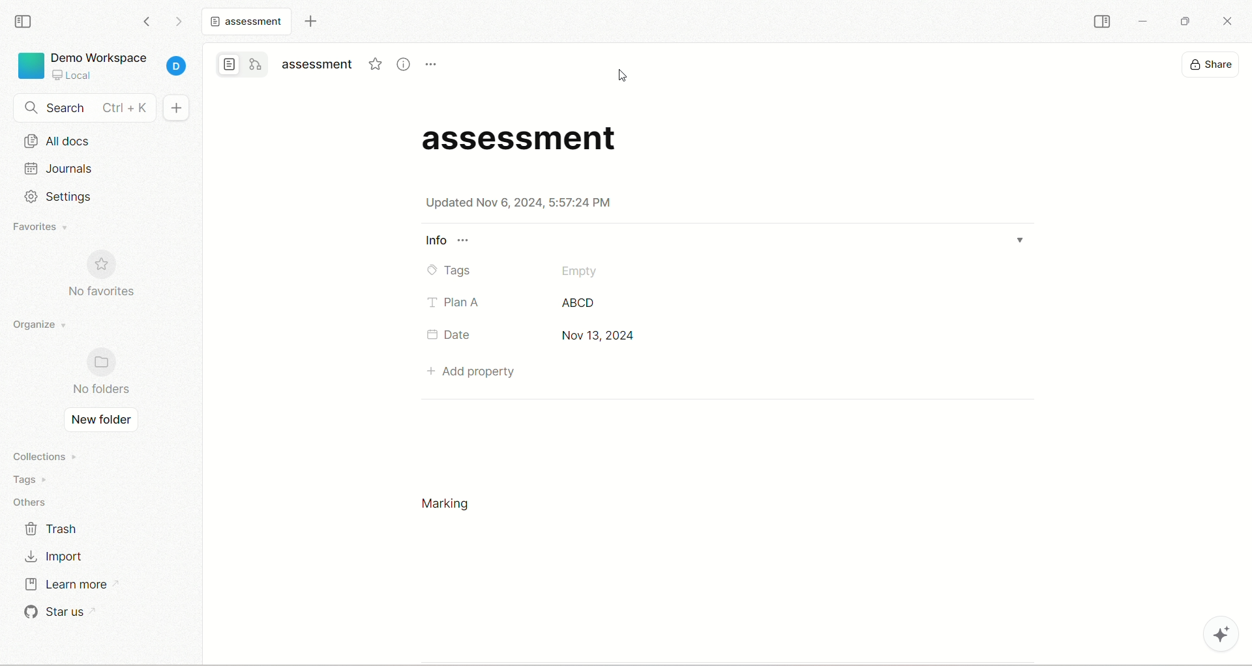 Image resolution: width=1252 pixels, height=666 pixels. What do you see at coordinates (581, 272) in the screenshot?
I see `Empty` at bounding box center [581, 272].